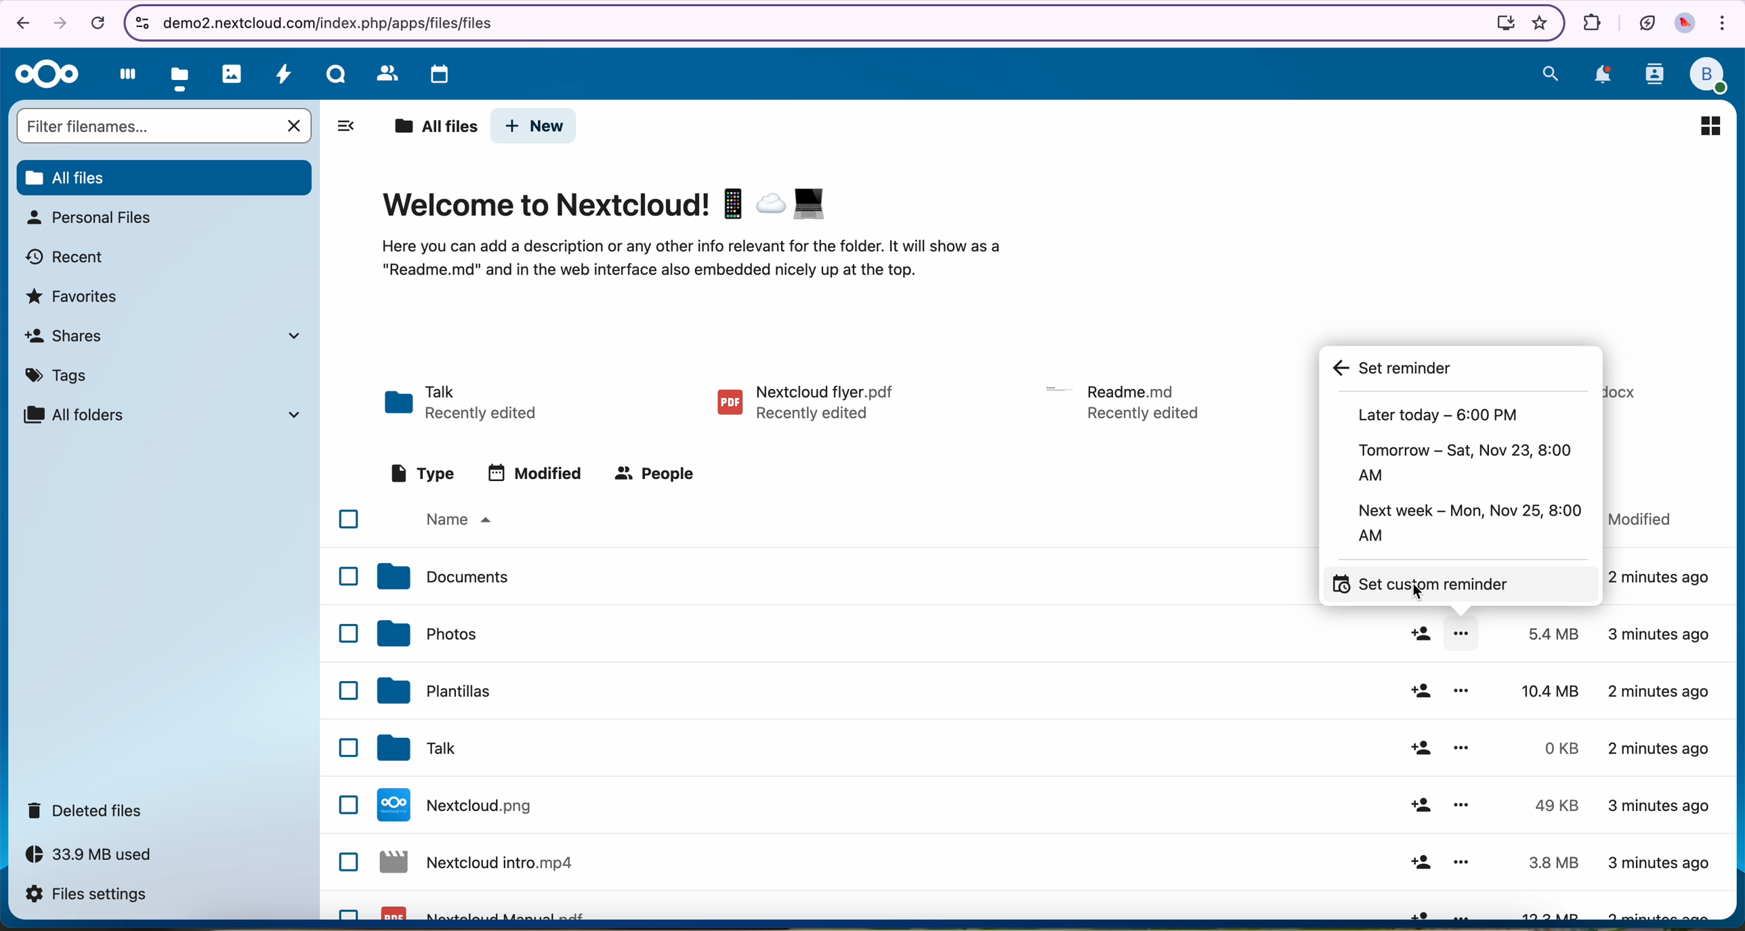  I want to click on name, so click(465, 520).